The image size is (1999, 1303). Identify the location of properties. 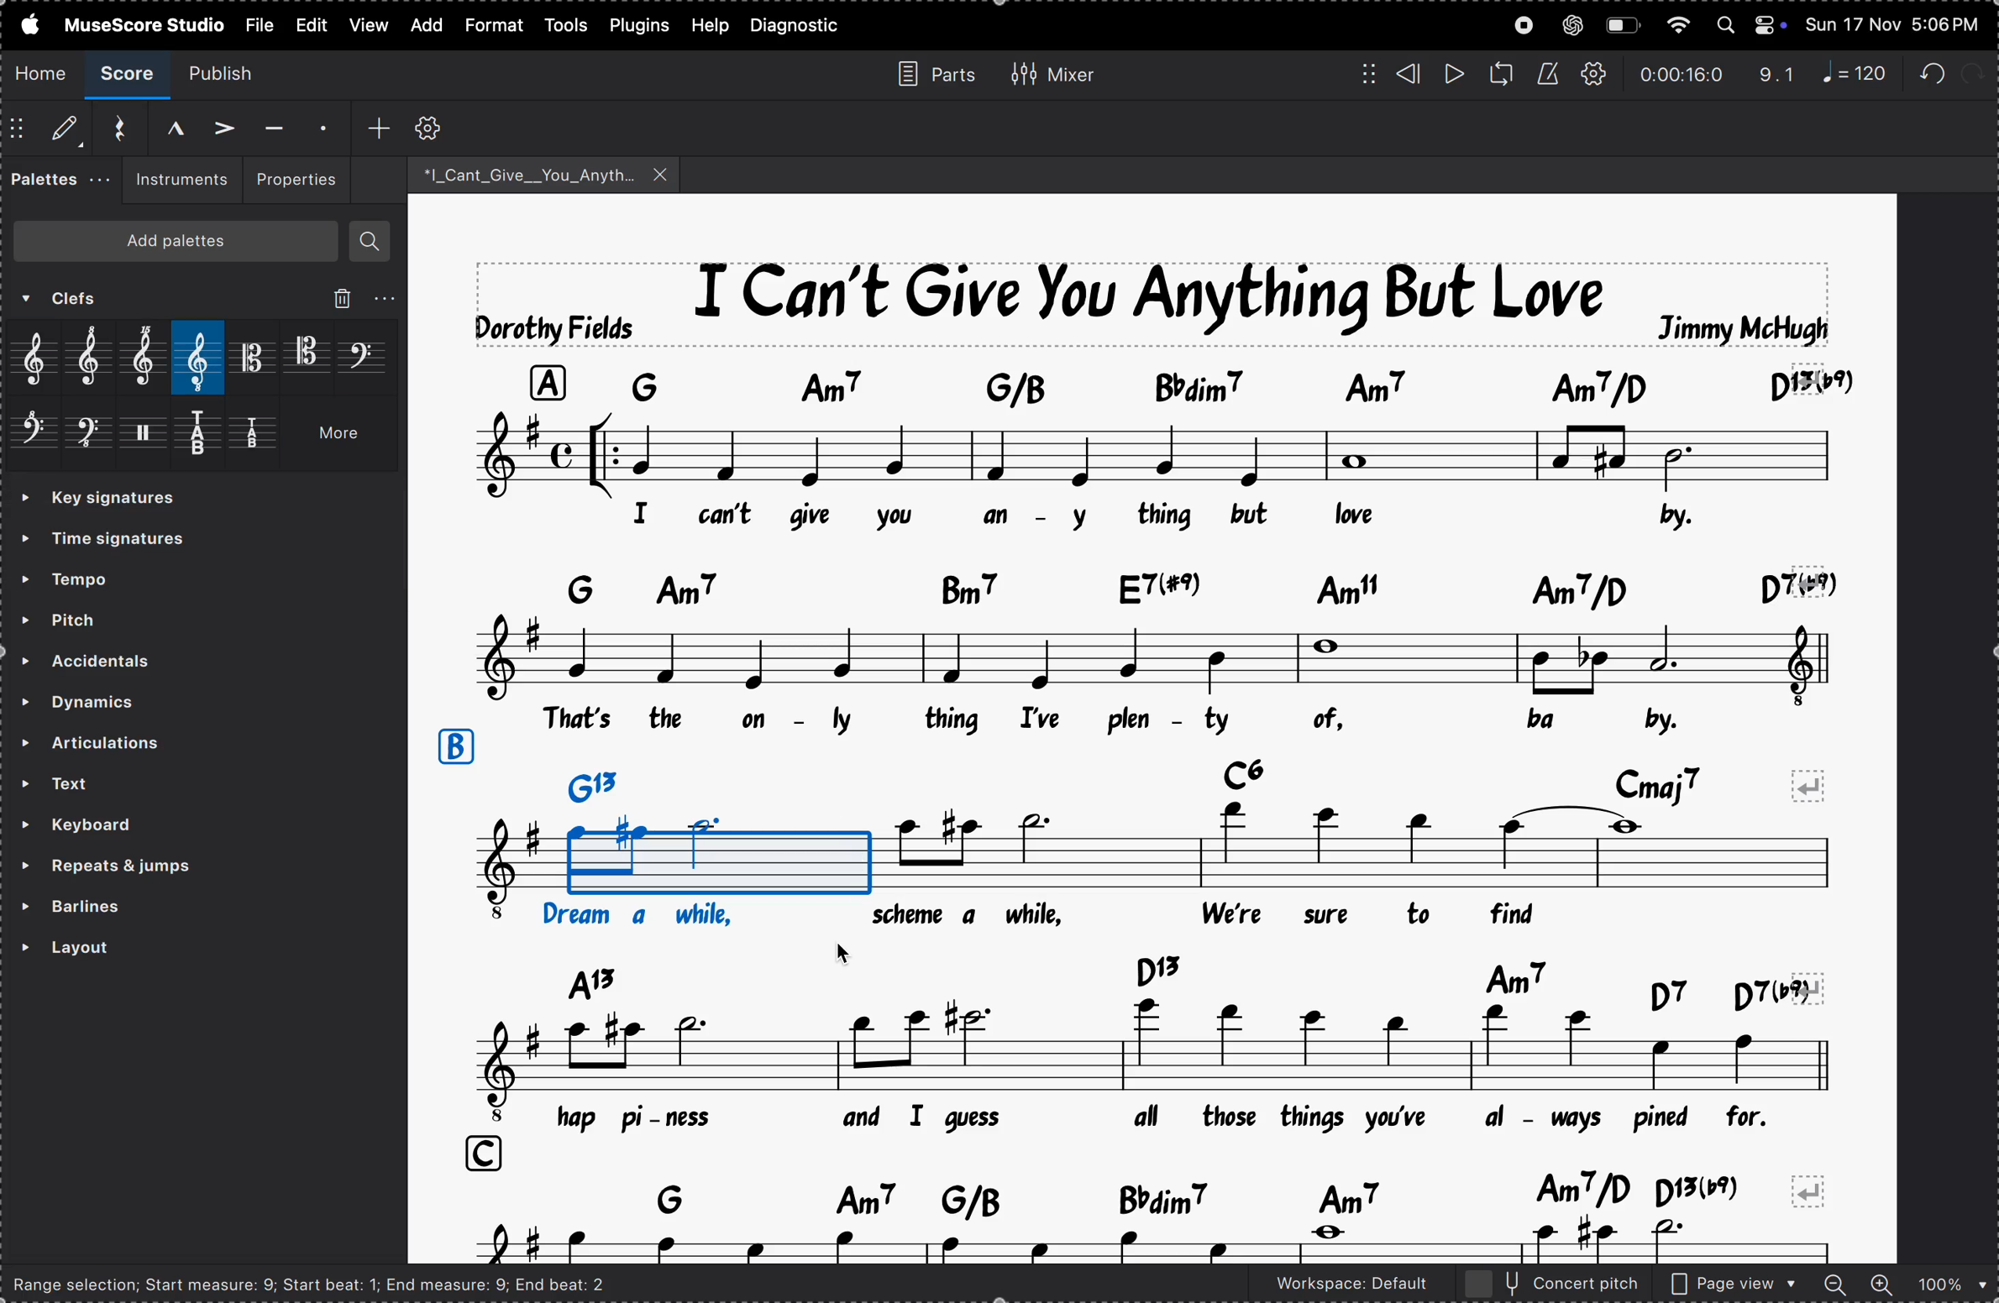
(294, 177).